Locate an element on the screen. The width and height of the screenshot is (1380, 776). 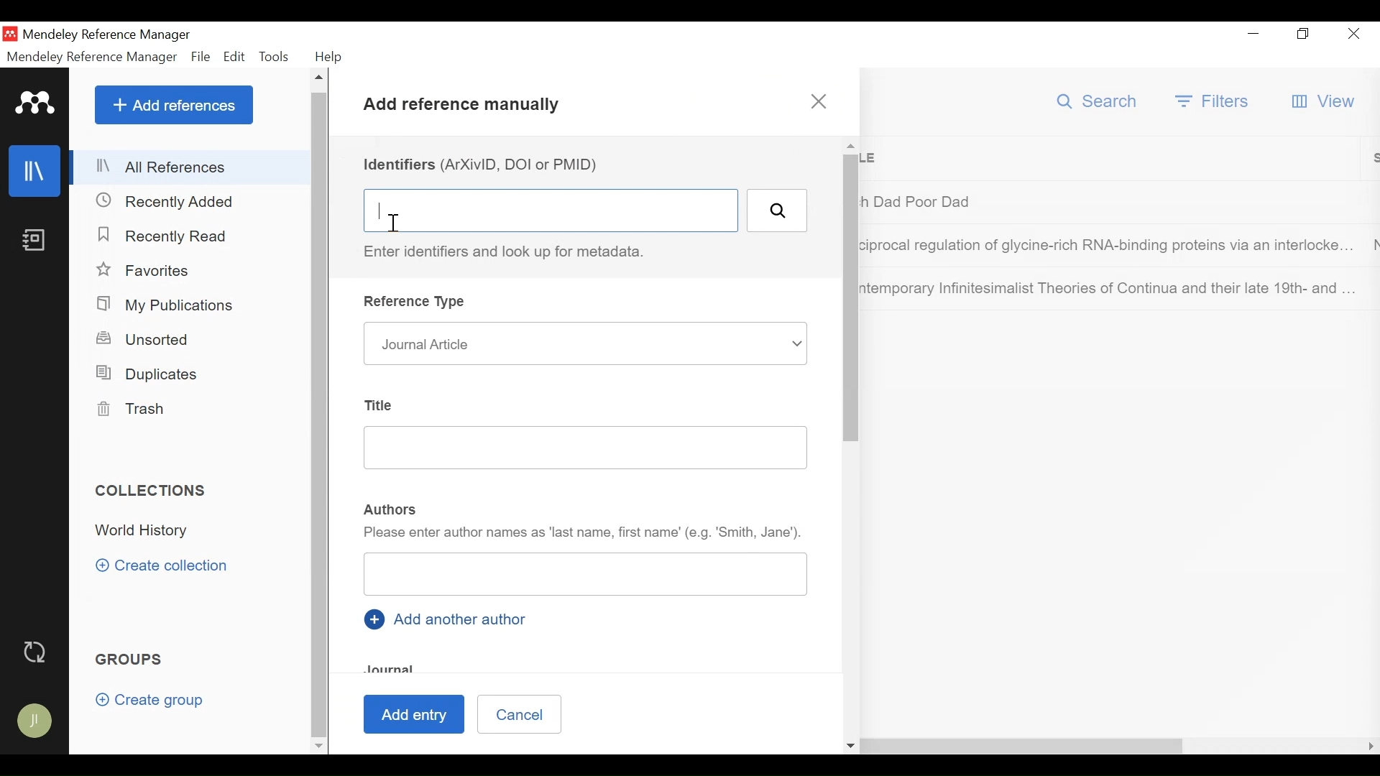
Edit  is located at coordinates (234, 56).